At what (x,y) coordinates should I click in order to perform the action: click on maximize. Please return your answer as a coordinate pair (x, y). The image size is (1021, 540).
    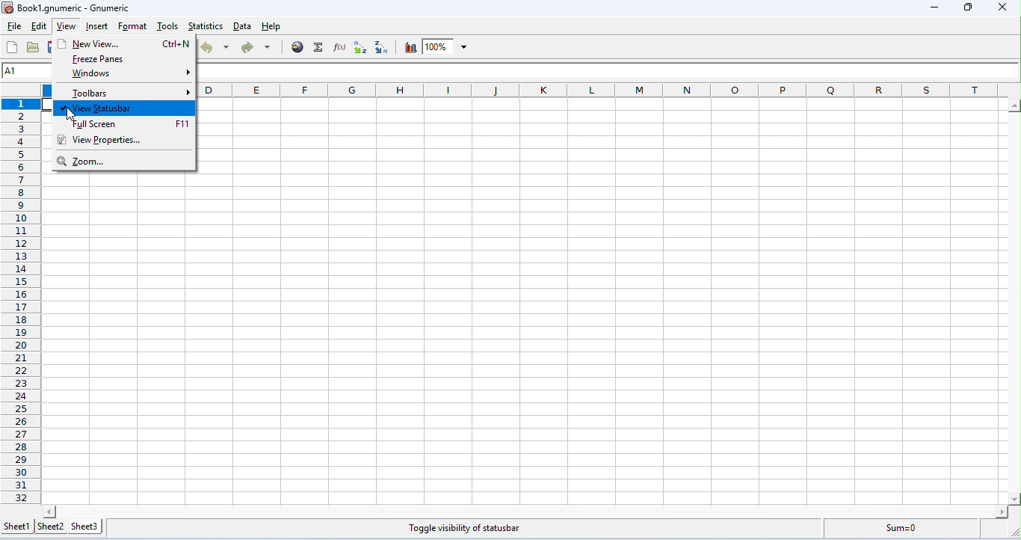
    Looking at the image, I should click on (966, 7).